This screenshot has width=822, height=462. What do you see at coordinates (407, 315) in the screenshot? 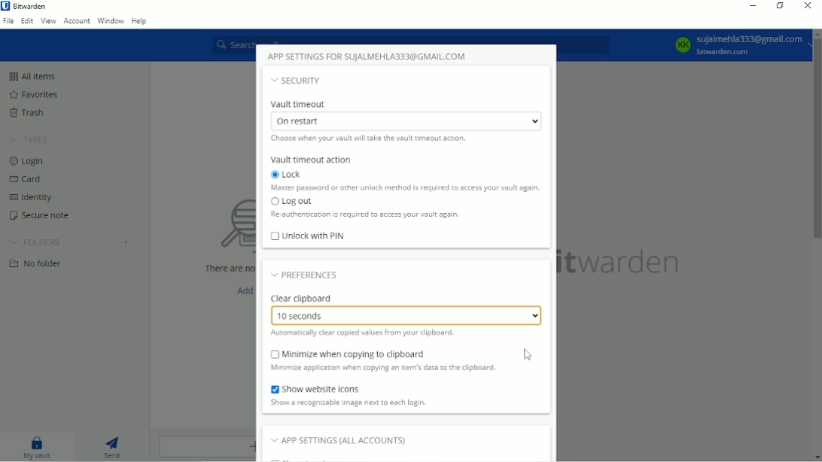
I see `10 seconds` at bounding box center [407, 315].